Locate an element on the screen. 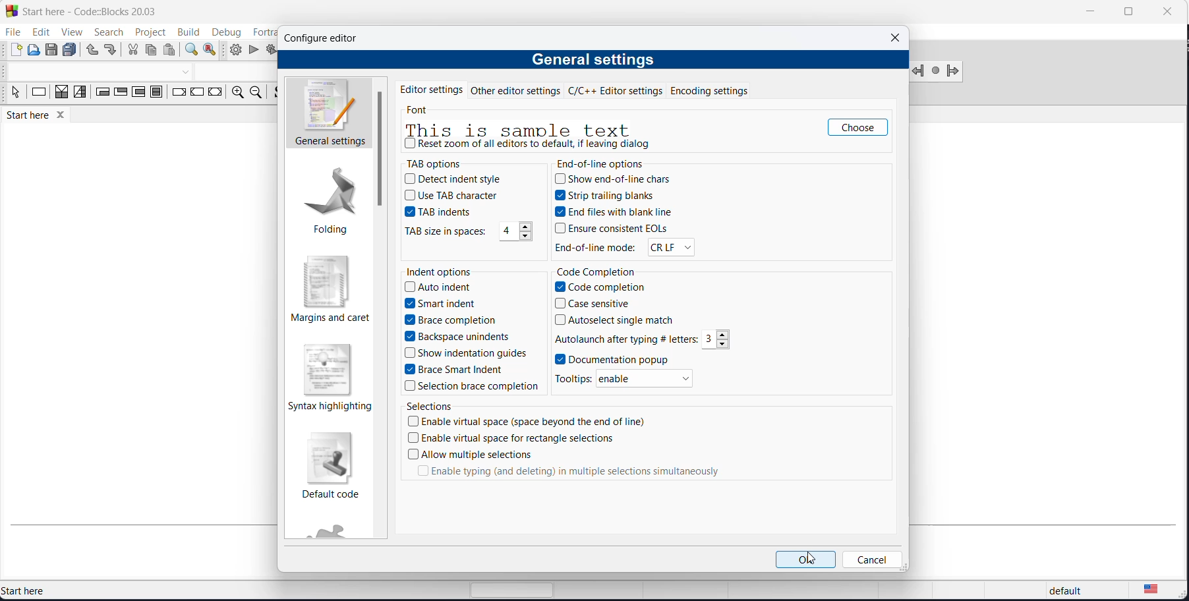  enable typing  is located at coordinates (569, 472).